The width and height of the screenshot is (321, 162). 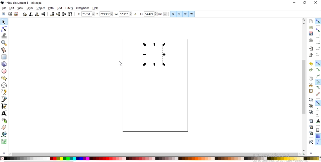 What do you see at coordinates (4, 99) in the screenshot?
I see `draw bezier curves and straight lines` at bounding box center [4, 99].